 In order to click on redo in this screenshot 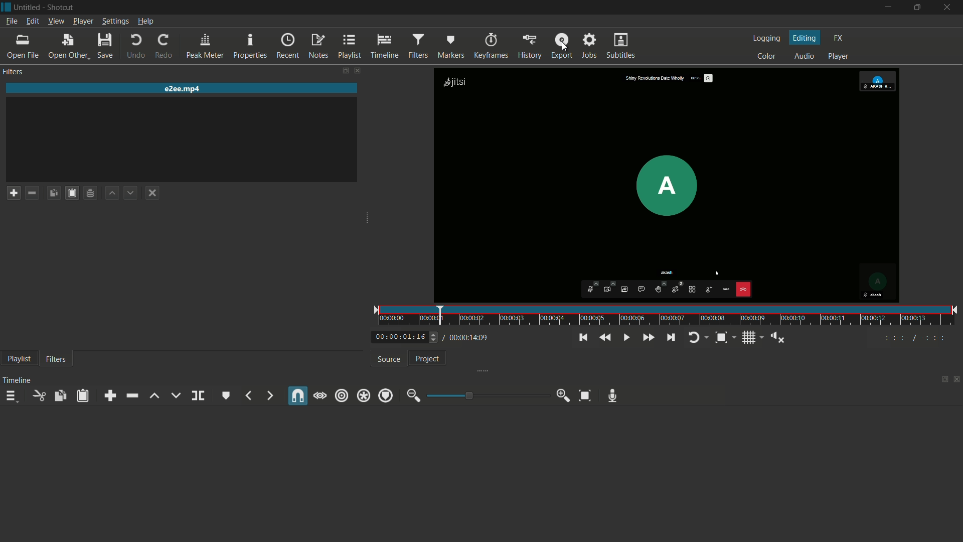, I will do `click(164, 46)`.